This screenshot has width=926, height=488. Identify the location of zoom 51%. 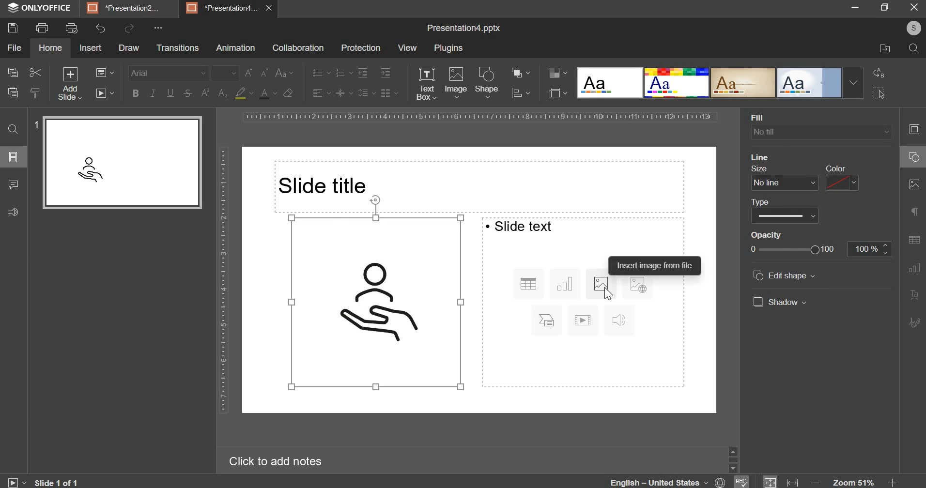
(853, 482).